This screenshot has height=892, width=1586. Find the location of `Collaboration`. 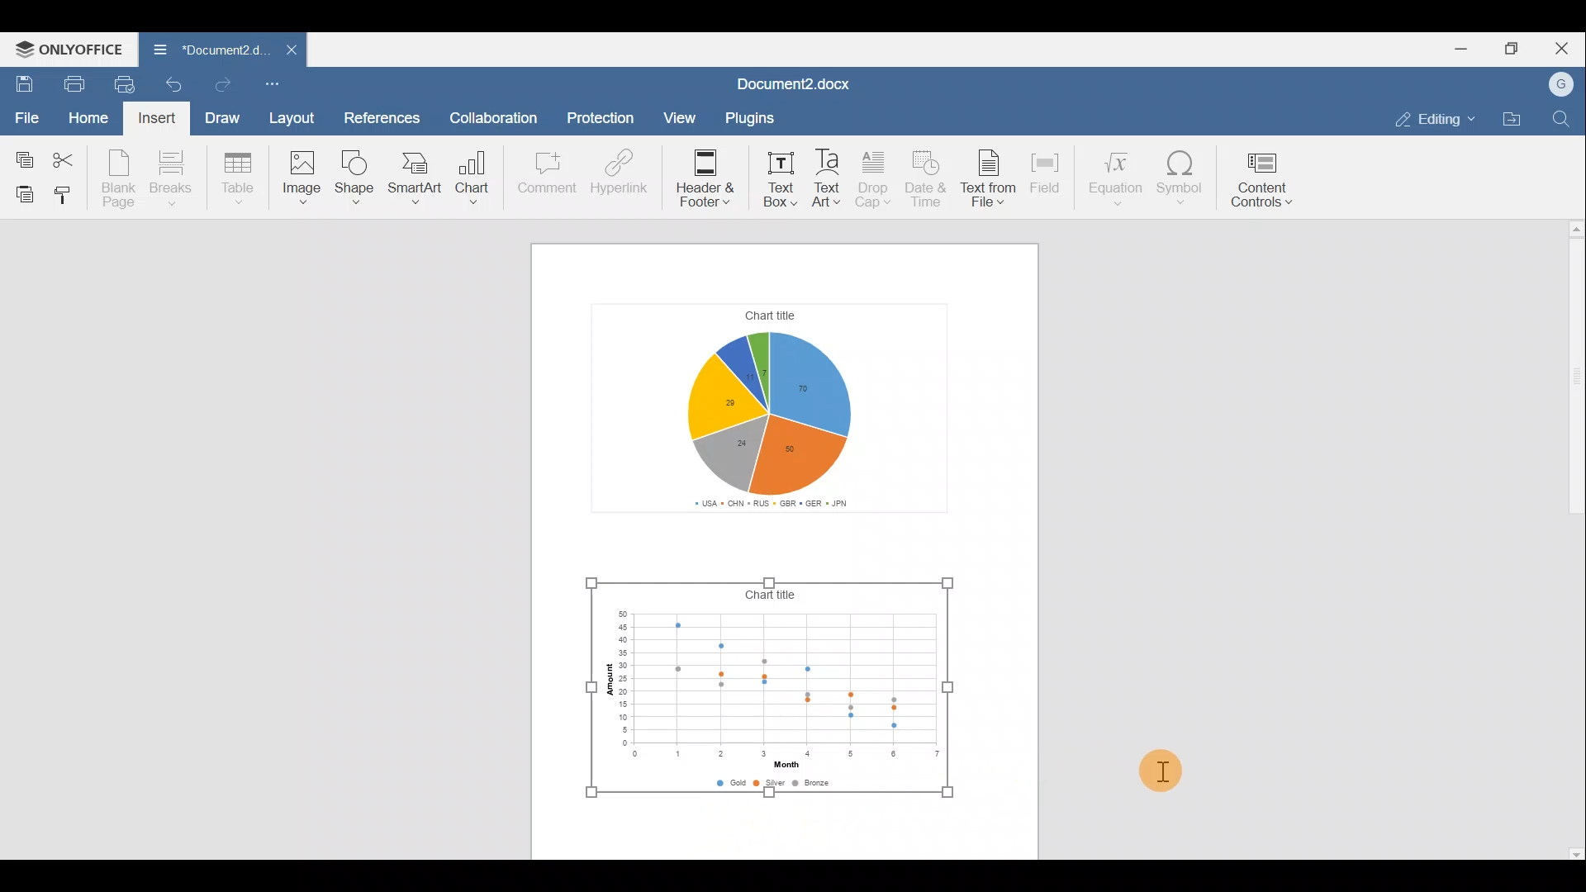

Collaboration is located at coordinates (500, 113).